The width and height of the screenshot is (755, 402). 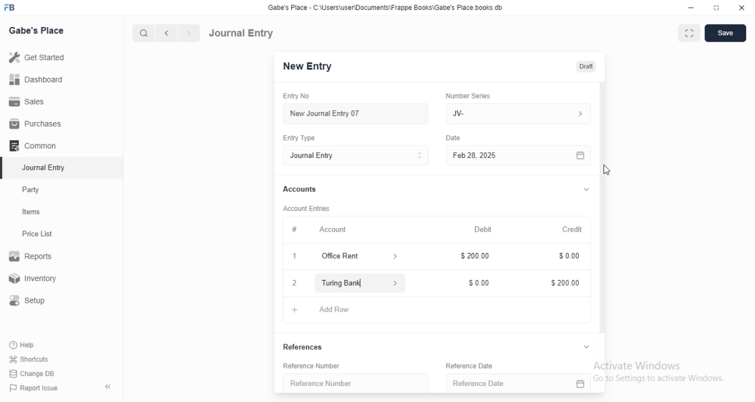 I want to click on fullscreen, so click(x=688, y=34).